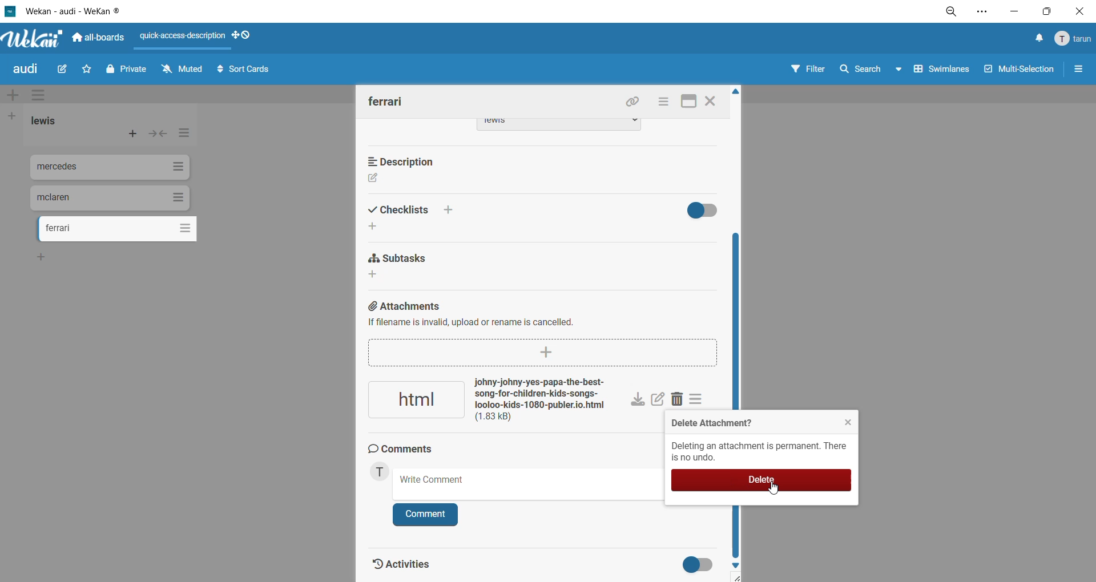  Describe the element at coordinates (386, 101) in the screenshot. I see `card title` at that location.